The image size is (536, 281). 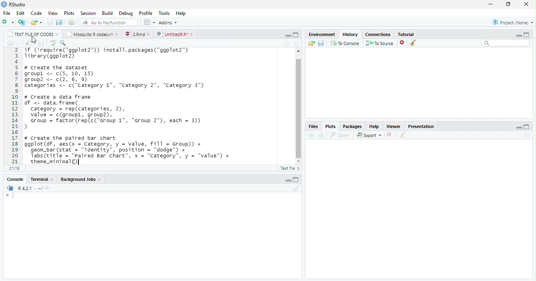 I want to click on minimize, so click(x=519, y=35).